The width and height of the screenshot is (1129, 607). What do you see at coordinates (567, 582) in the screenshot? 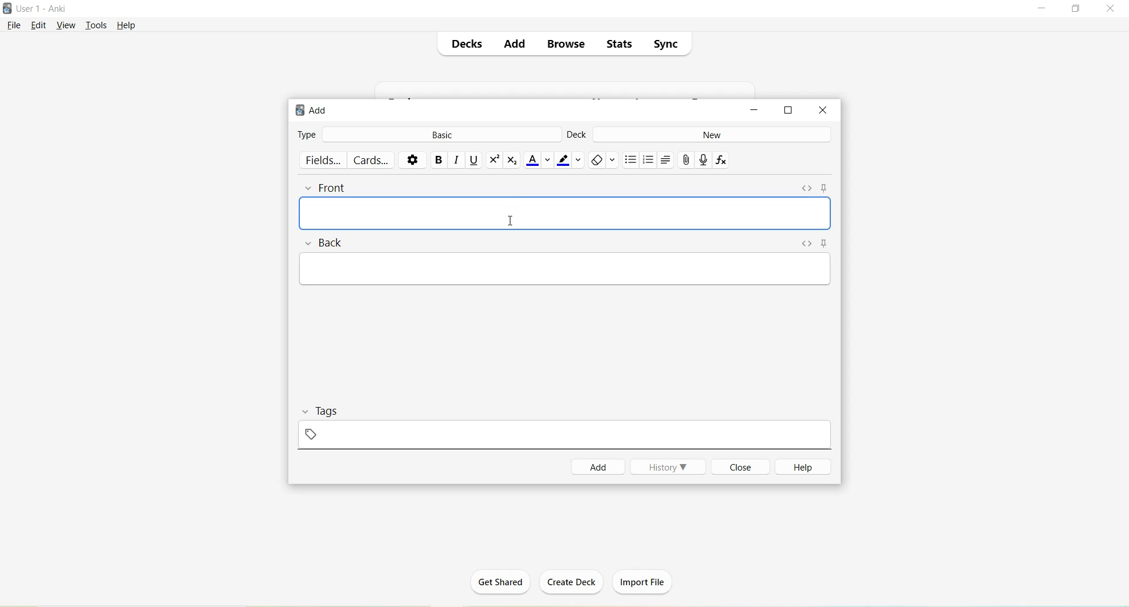
I see `Create Deck` at bounding box center [567, 582].